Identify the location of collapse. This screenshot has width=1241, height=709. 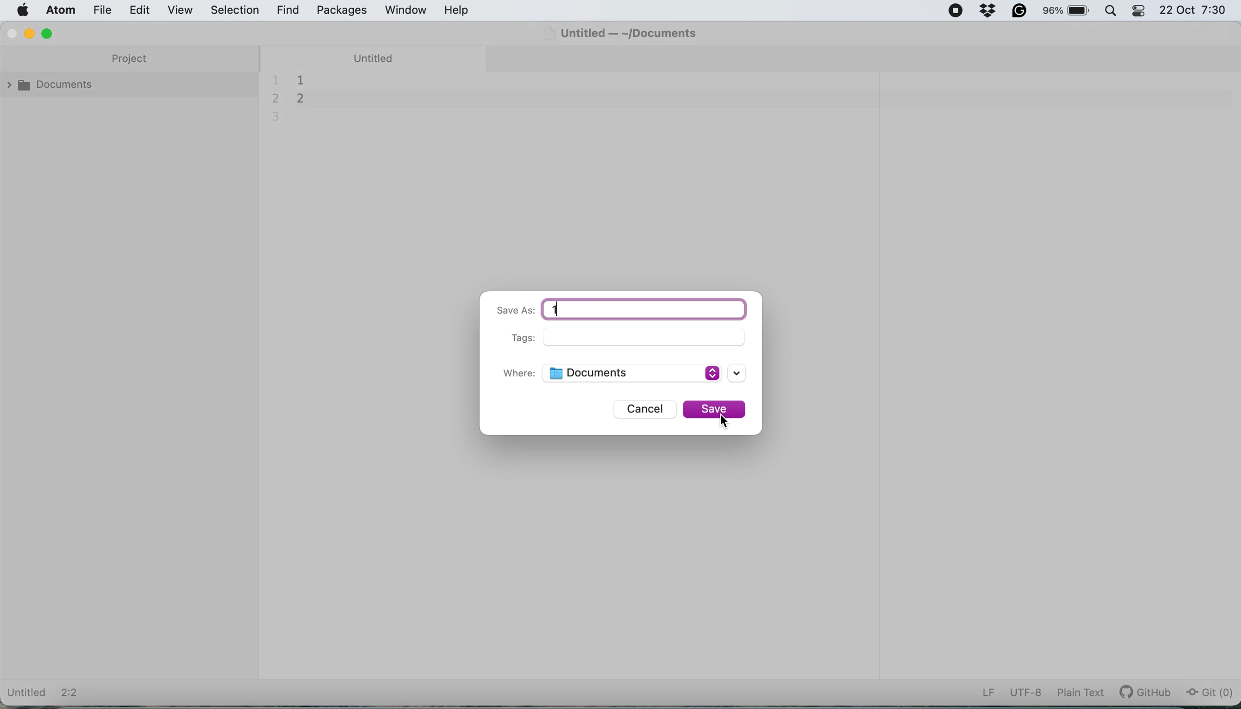
(268, 362).